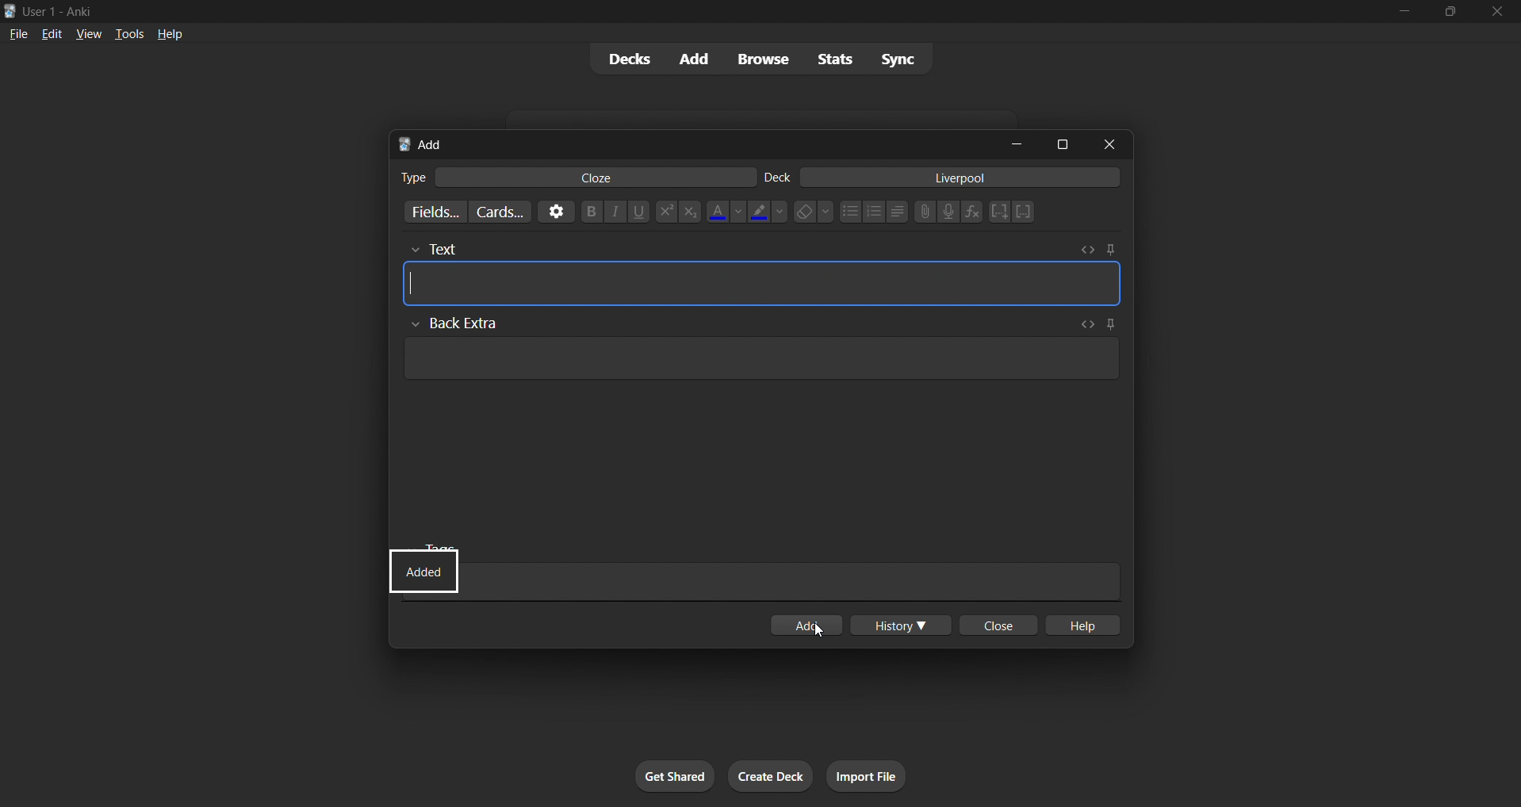 The image size is (1521, 807). I want to click on add, so click(699, 59).